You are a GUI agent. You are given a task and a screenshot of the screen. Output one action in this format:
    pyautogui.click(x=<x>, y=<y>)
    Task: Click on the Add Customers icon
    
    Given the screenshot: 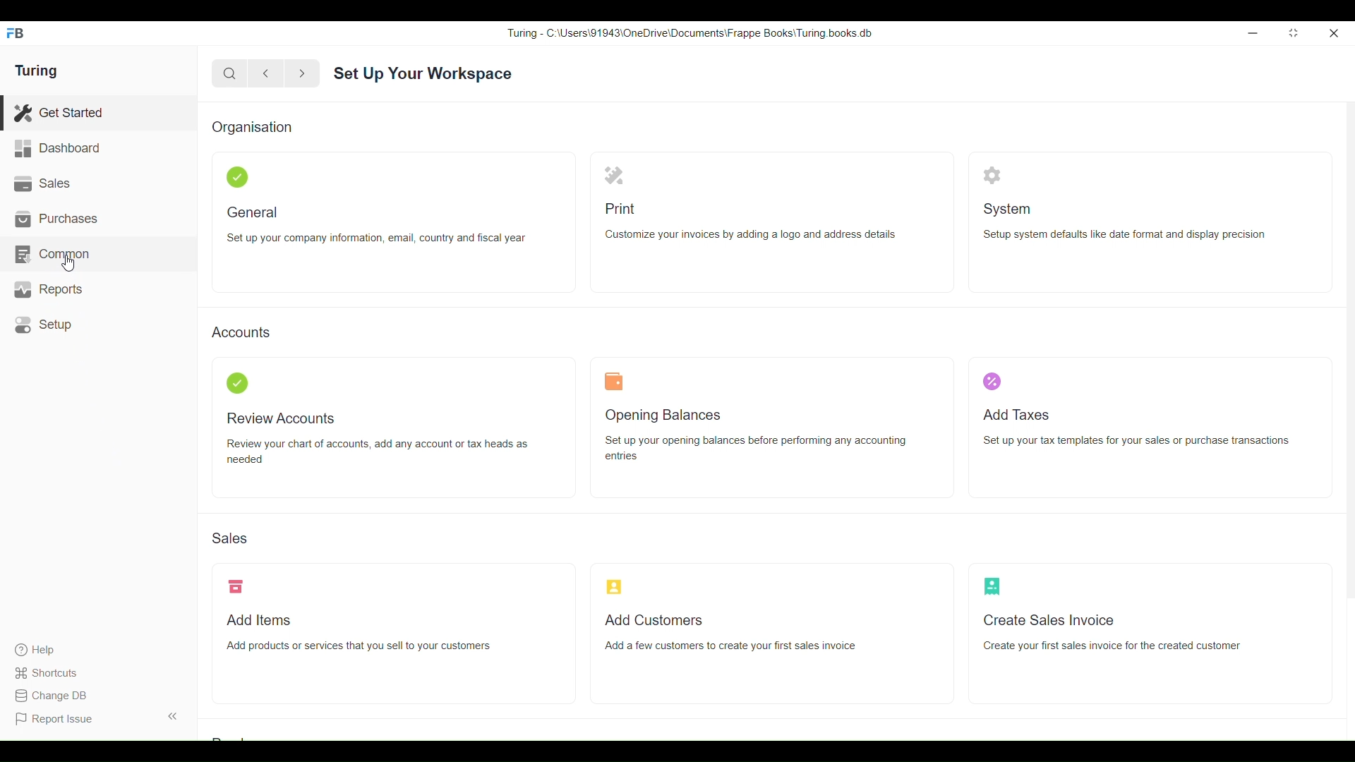 What is the action you would take?
    pyautogui.click(x=614, y=586)
    